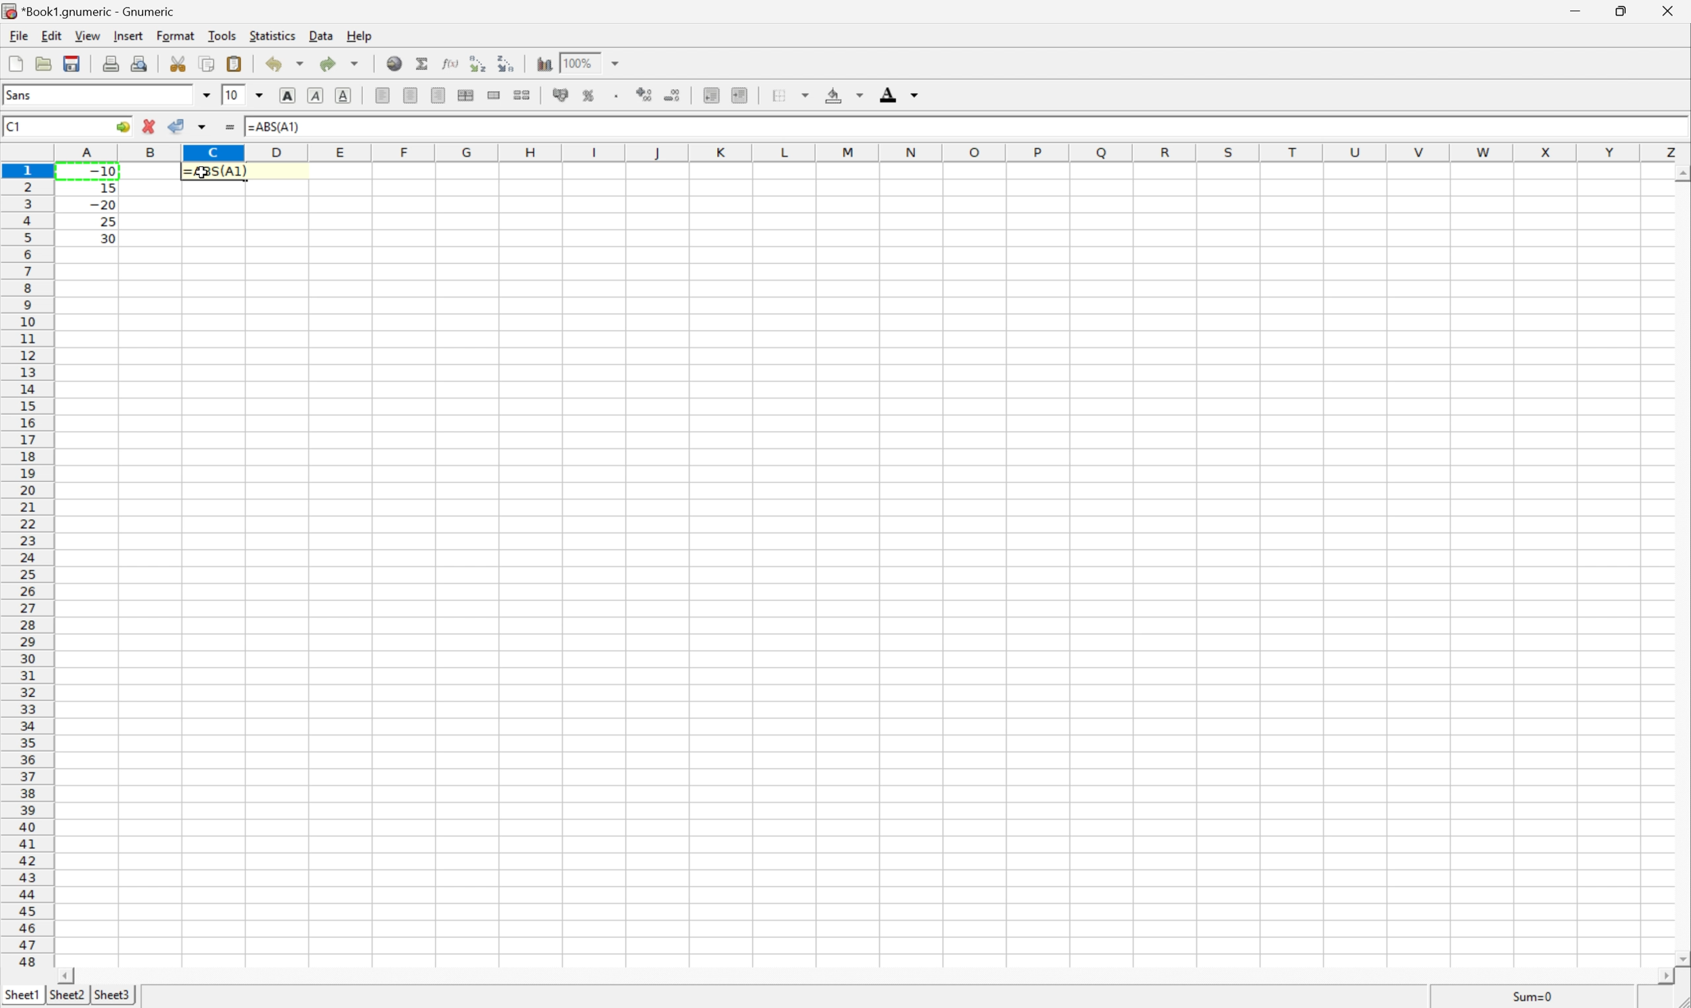 Image resolution: width=1691 pixels, height=1008 pixels. What do you see at coordinates (107, 221) in the screenshot?
I see `25` at bounding box center [107, 221].